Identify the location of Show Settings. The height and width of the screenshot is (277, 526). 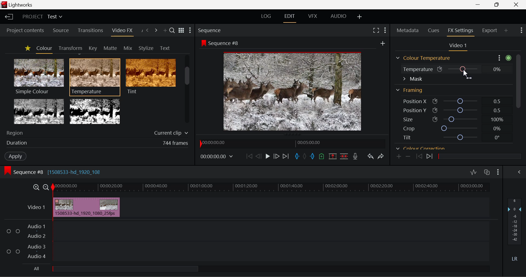
(190, 30).